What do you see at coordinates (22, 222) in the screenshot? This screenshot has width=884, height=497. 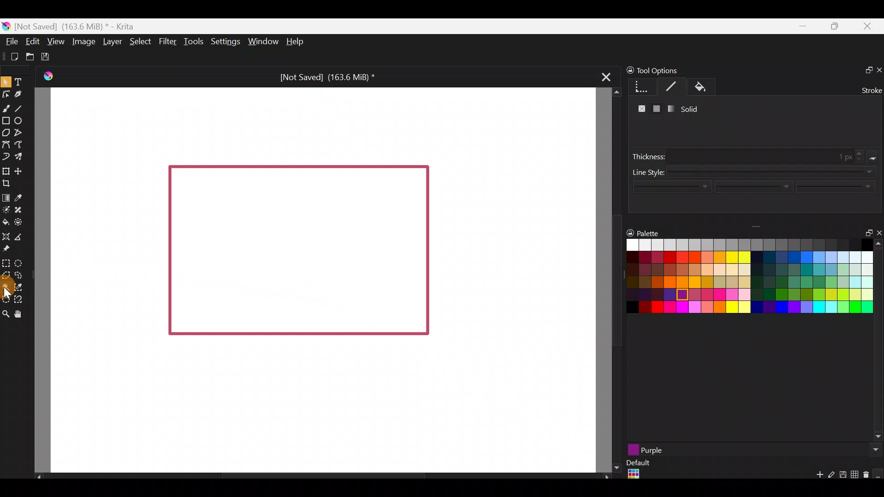 I see `Enclose & fill tool` at bounding box center [22, 222].